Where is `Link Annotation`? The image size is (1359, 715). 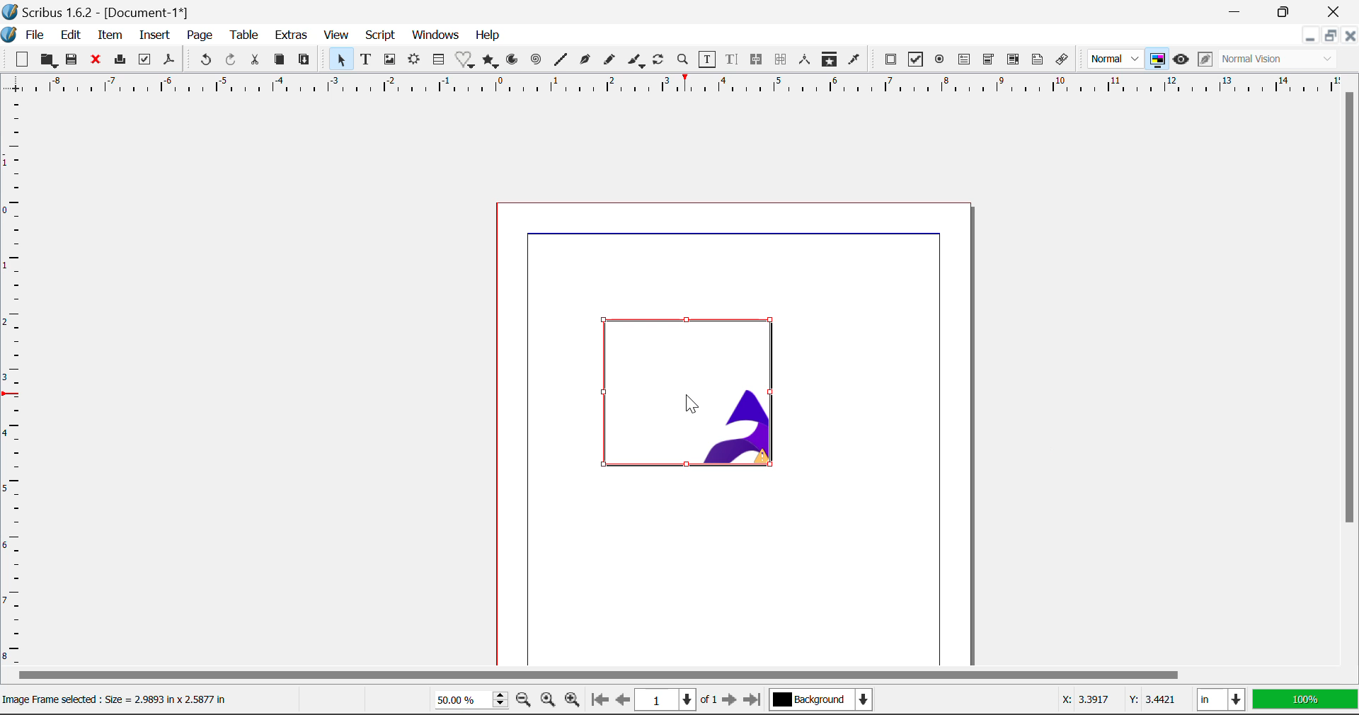
Link Annotation is located at coordinates (1063, 62).